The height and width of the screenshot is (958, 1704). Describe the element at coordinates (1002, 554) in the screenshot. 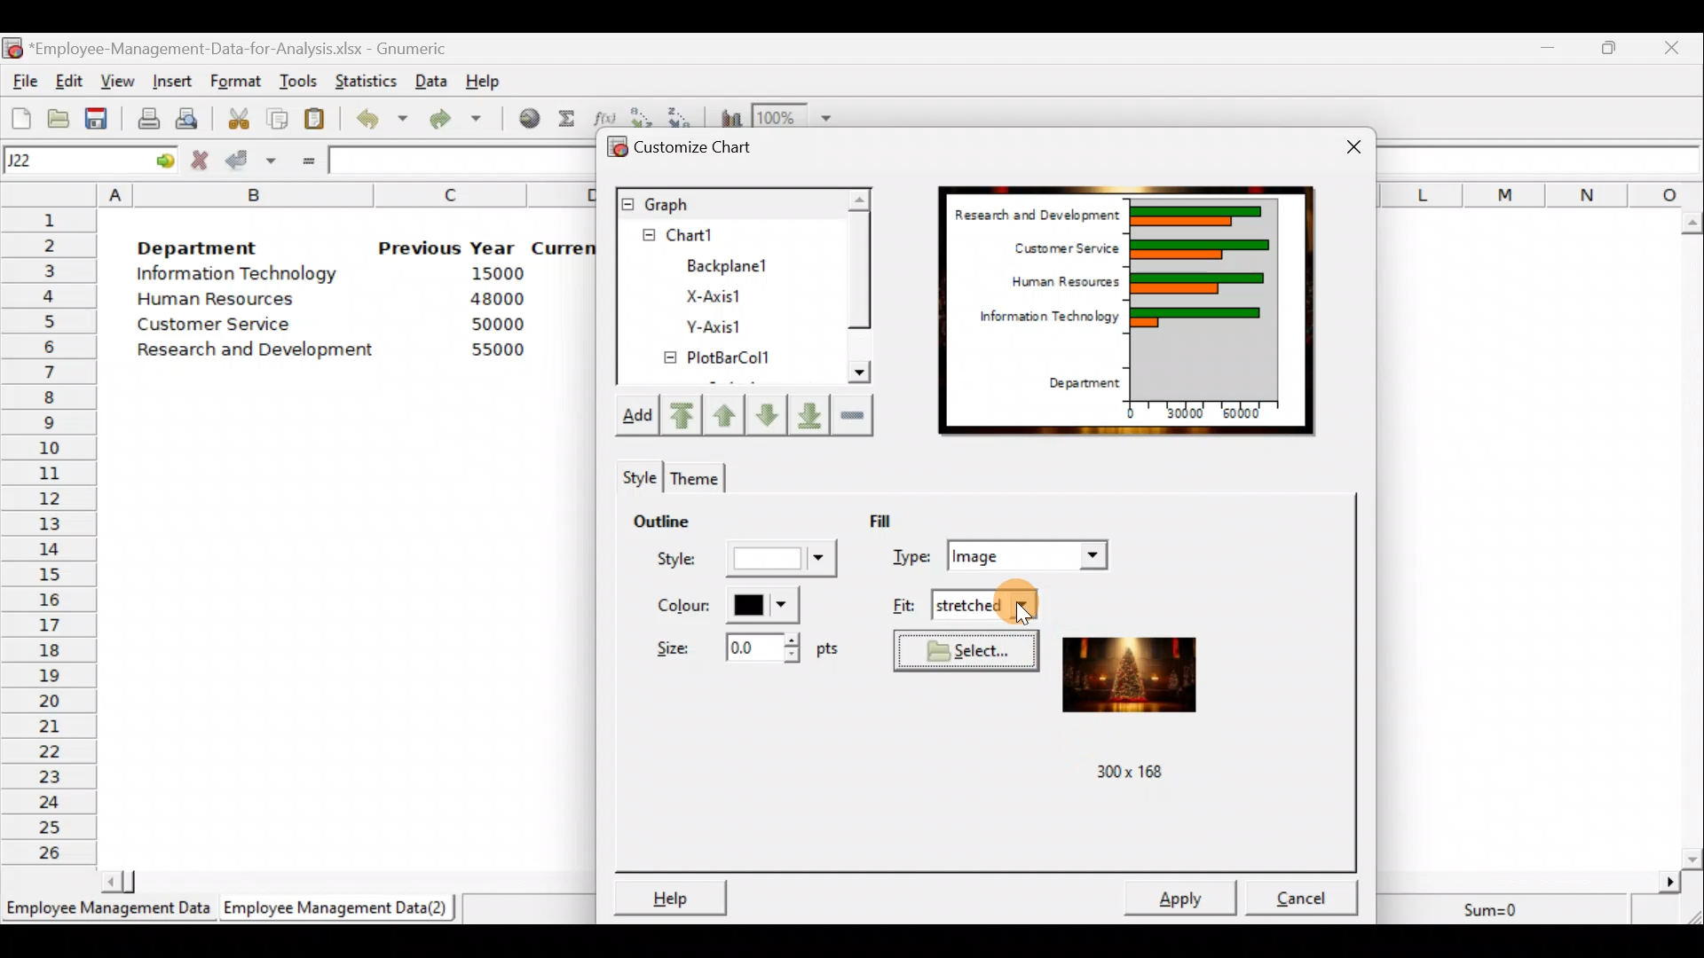

I see `Type` at that location.